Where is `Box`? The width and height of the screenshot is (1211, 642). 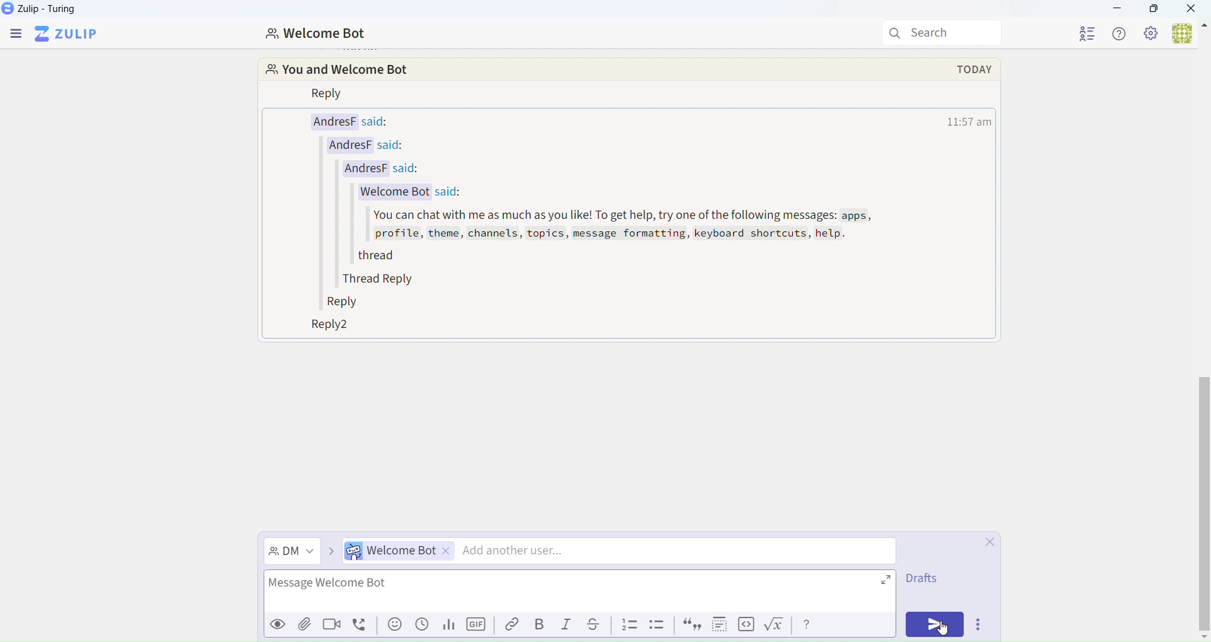
Box is located at coordinates (1154, 9).